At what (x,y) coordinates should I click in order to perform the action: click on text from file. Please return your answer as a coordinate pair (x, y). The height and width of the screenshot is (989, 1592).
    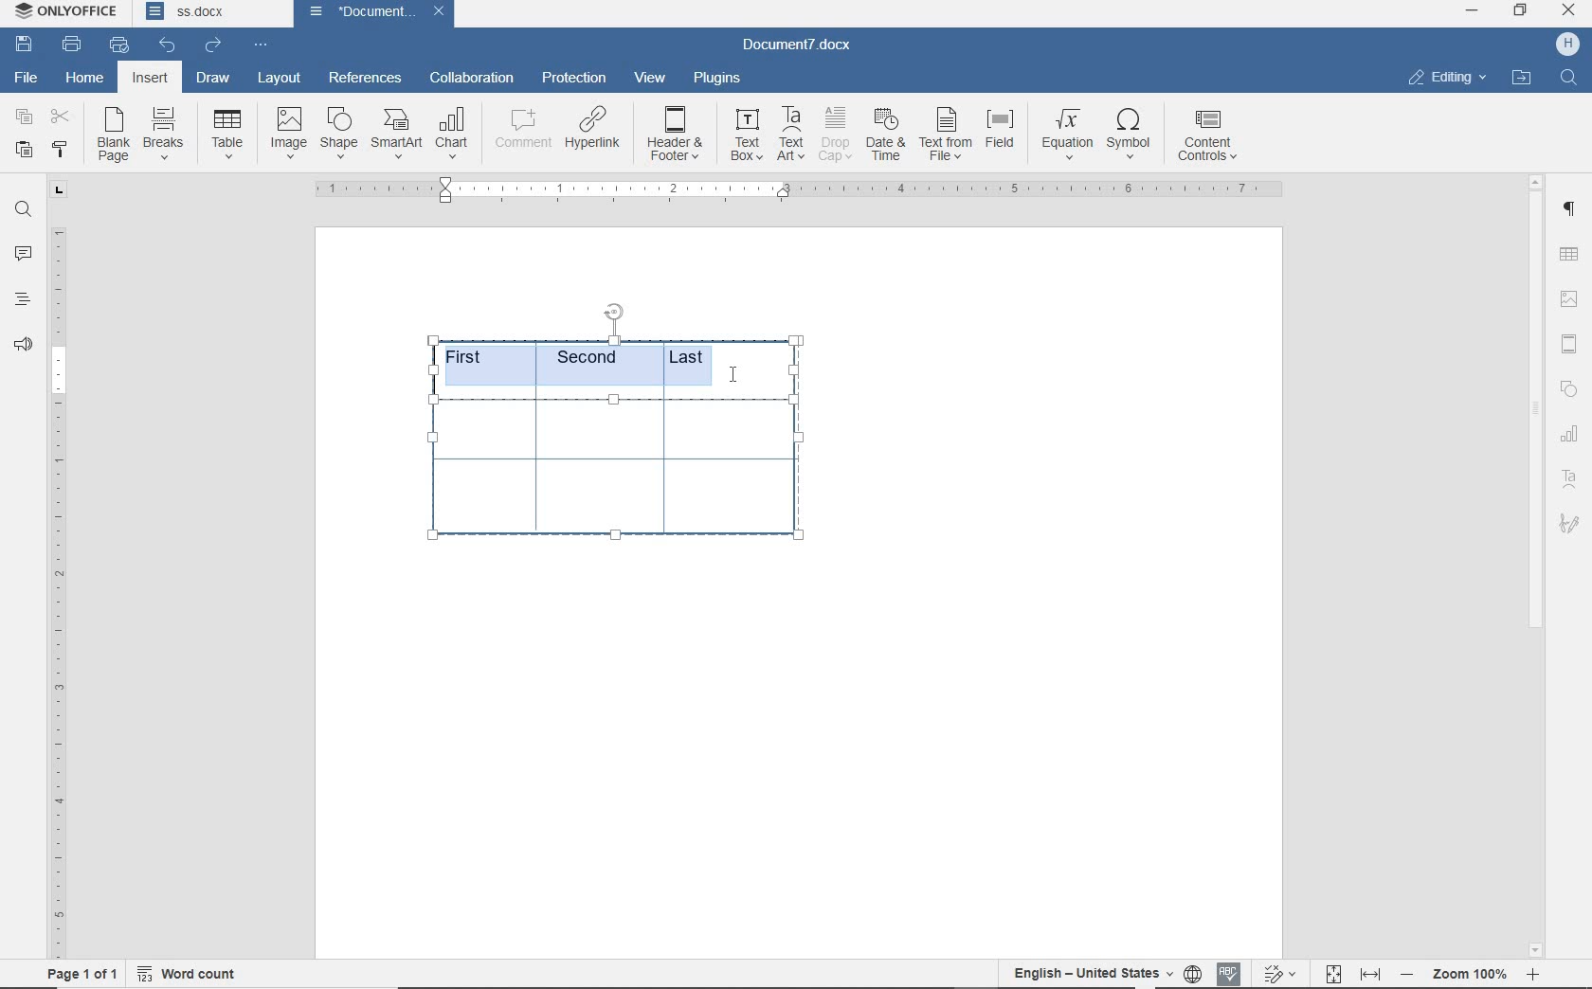
    Looking at the image, I should click on (946, 133).